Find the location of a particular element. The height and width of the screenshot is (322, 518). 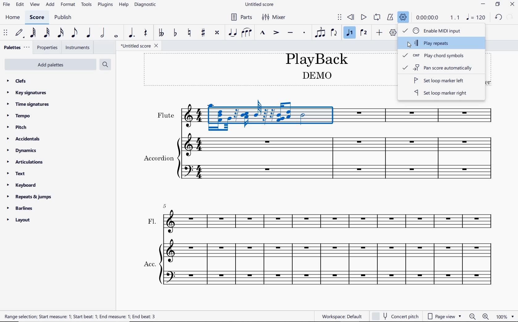

accent is located at coordinates (276, 32).